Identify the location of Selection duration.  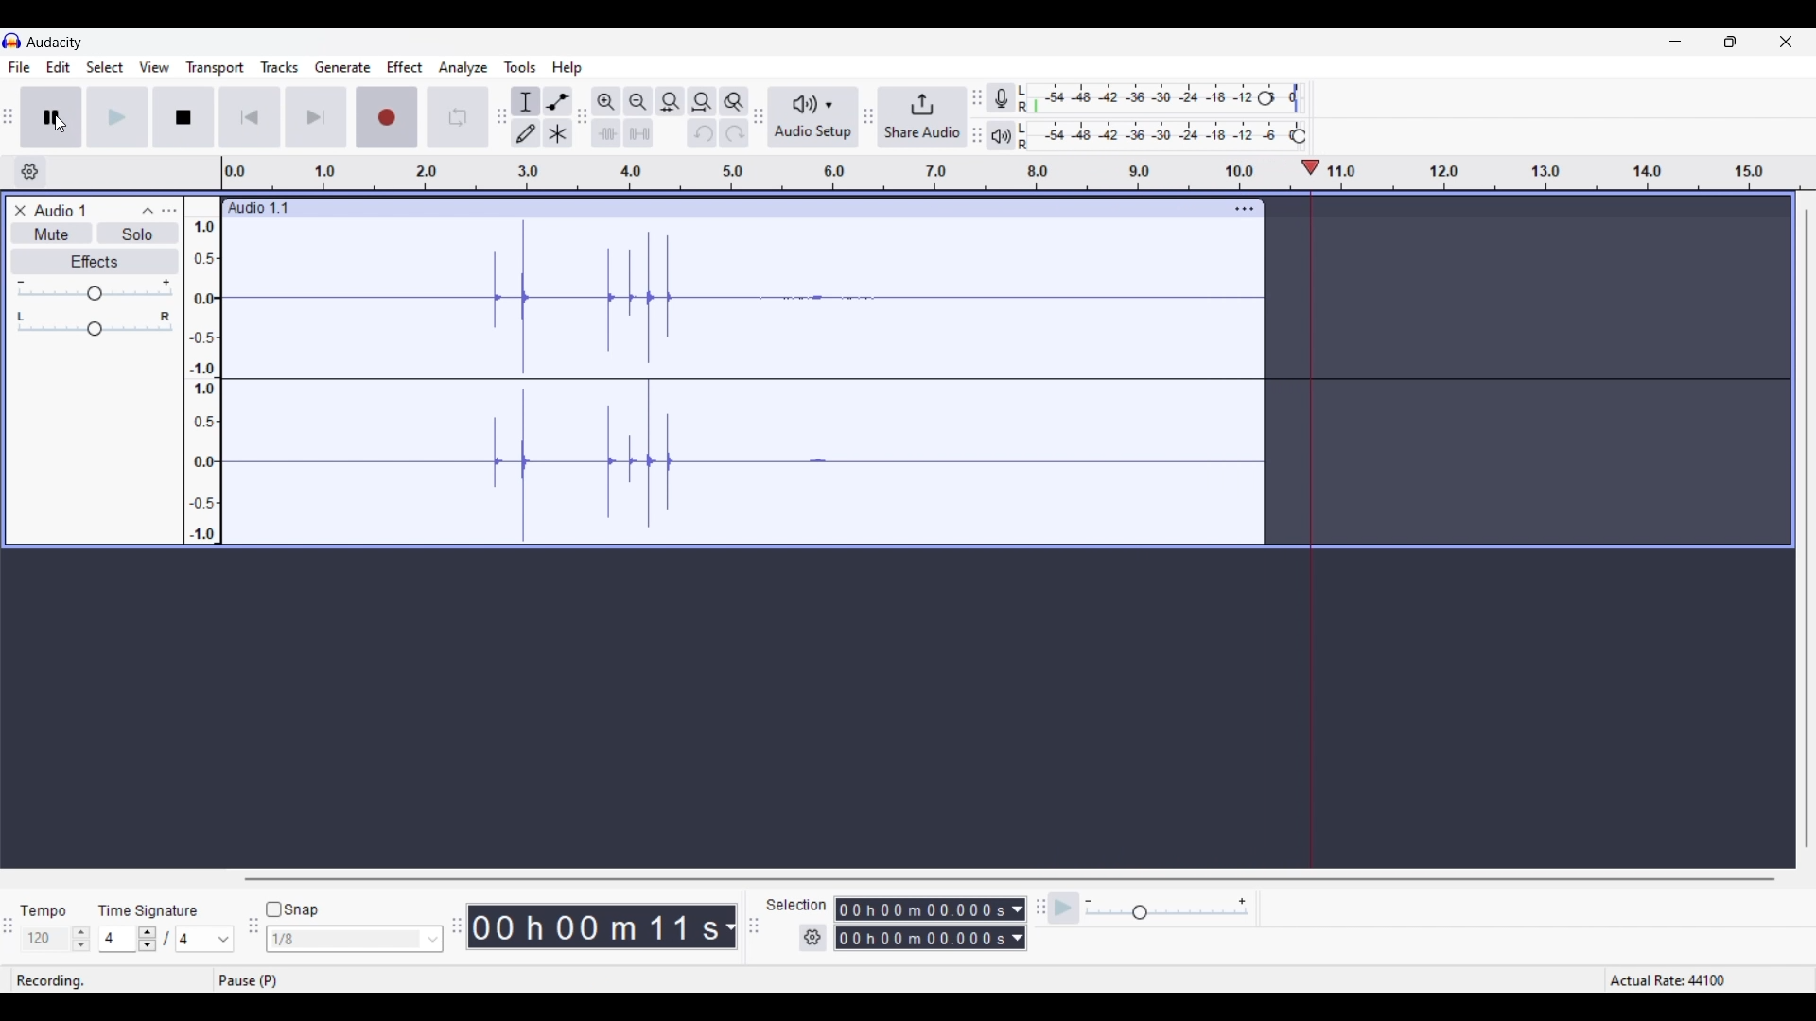
(922, 925).